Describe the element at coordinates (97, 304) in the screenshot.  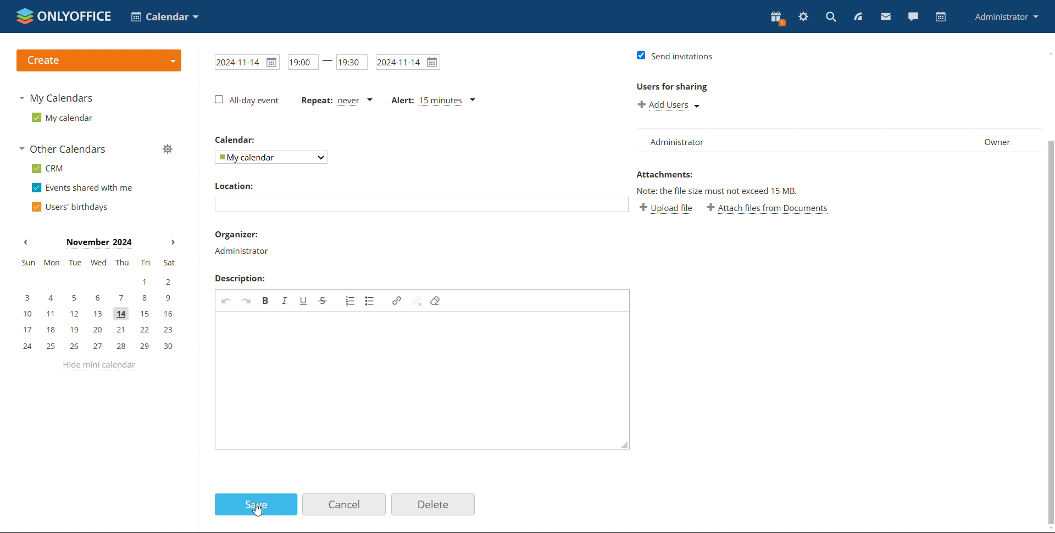
I see `mini calendar` at that location.